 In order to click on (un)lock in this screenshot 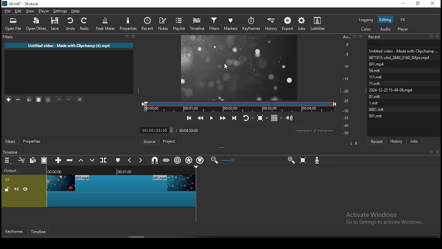, I will do `click(7, 190)`.